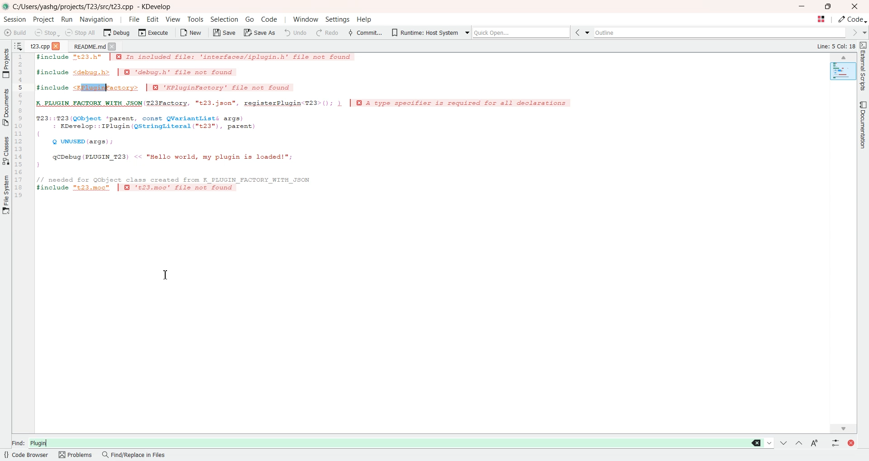 The height and width of the screenshot is (461, 869). I want to click on Switch to power search and replace bar , so click(834, 442).